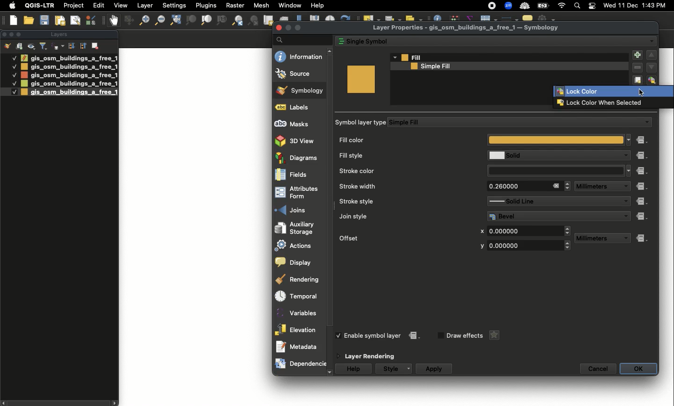  I want to click on  0.000000, so click(522, 246).